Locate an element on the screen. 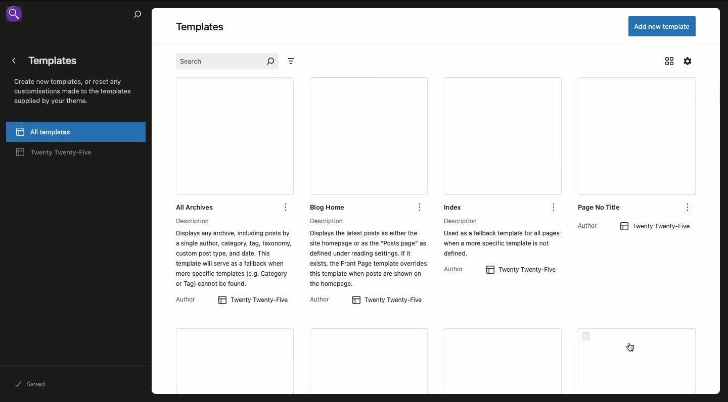 Image resolution: width=728 pixels, height=402 pixels. Options is located at coordinates (288, 207).